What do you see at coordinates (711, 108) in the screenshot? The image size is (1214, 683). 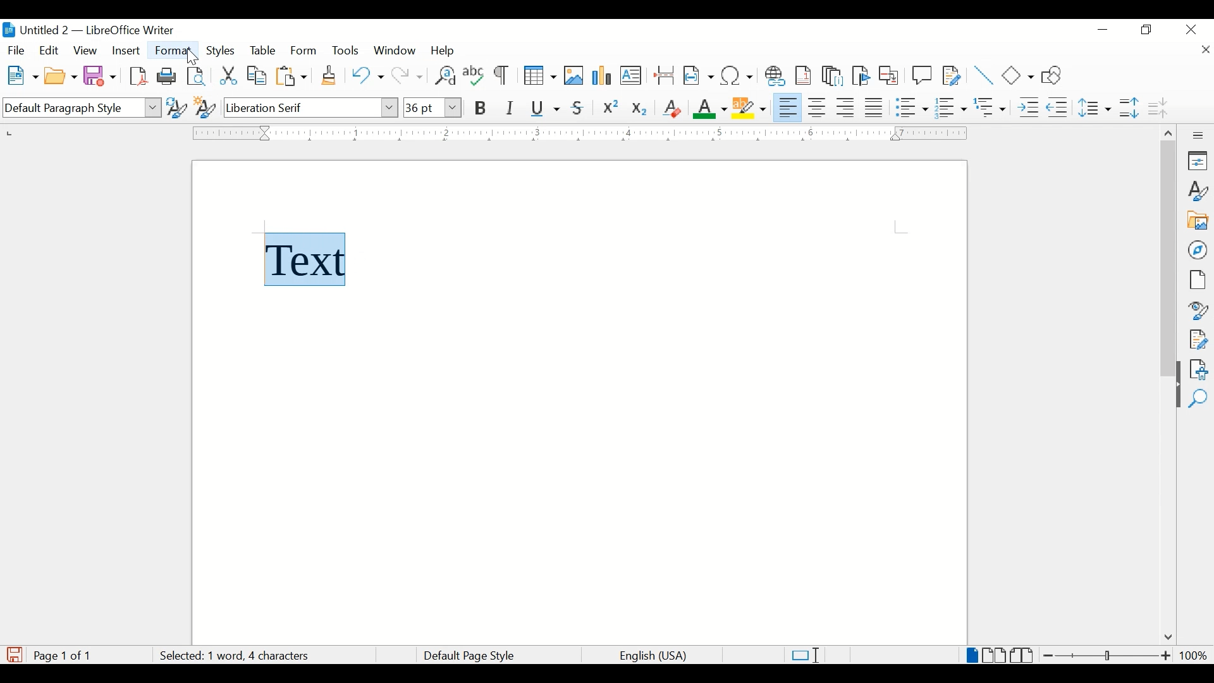 I see `font color` at bounding box center [711, 108].